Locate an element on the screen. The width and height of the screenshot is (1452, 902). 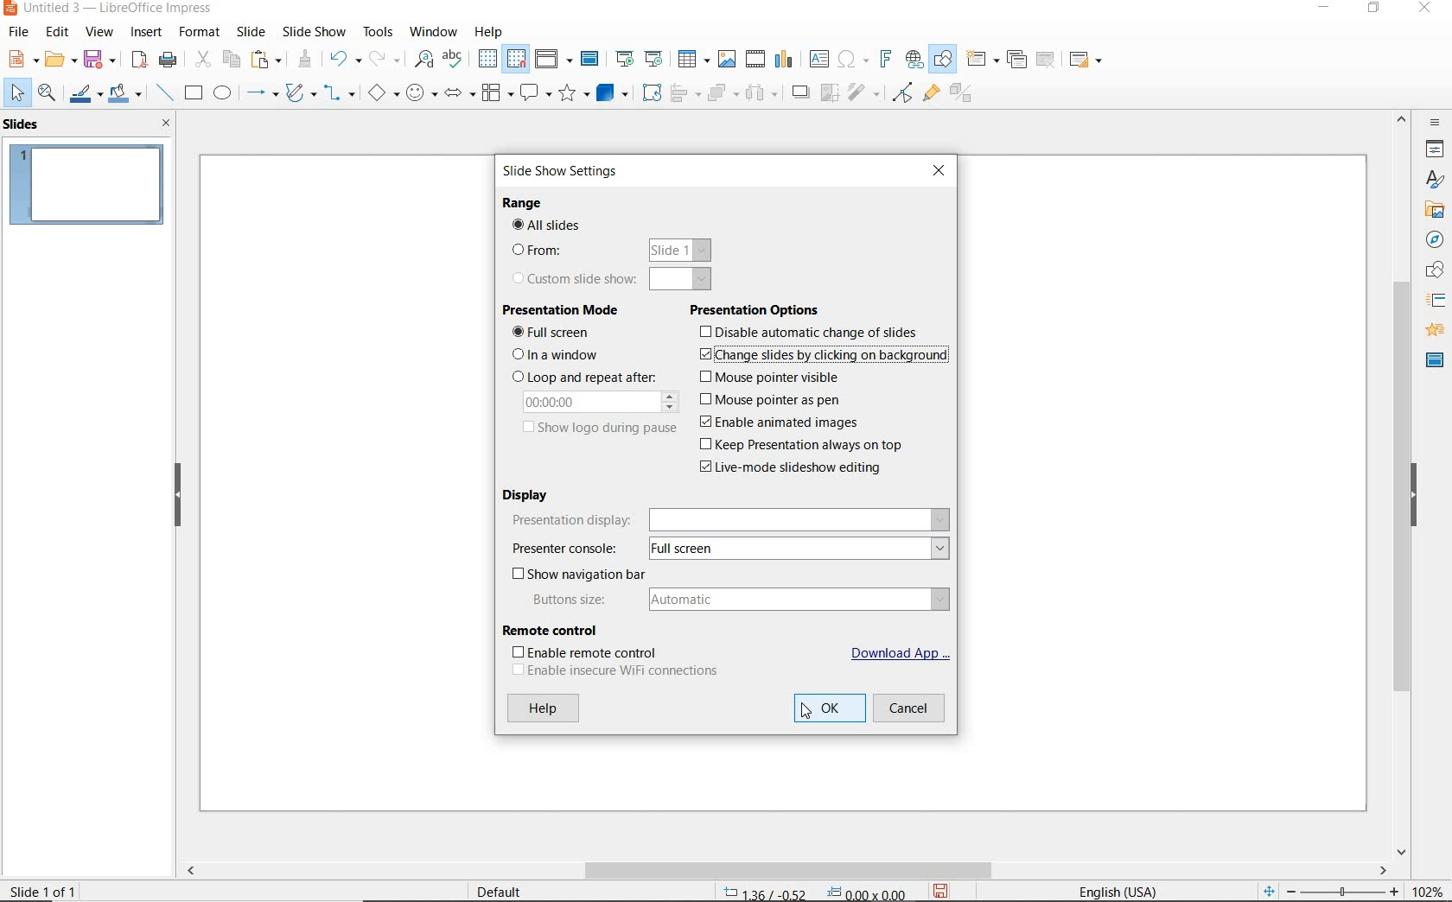
SAVE is located at coordinates (941, 889).